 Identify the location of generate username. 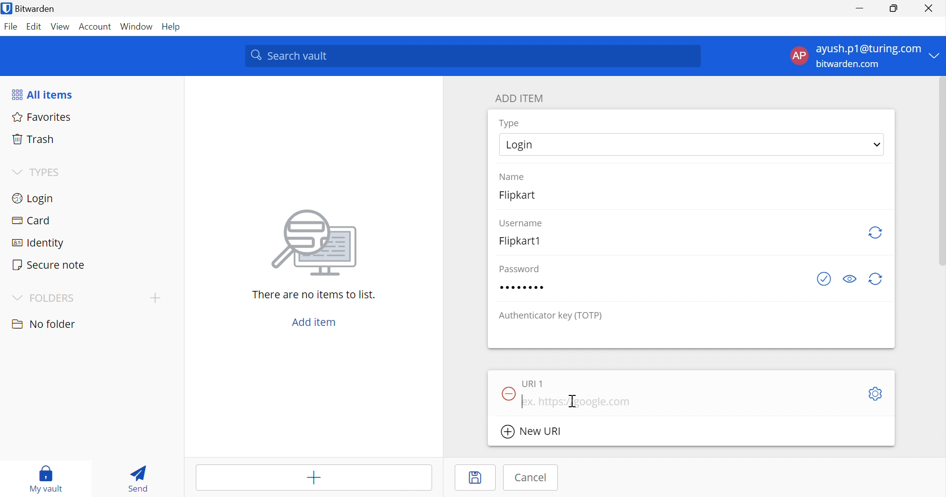
(876, 231).